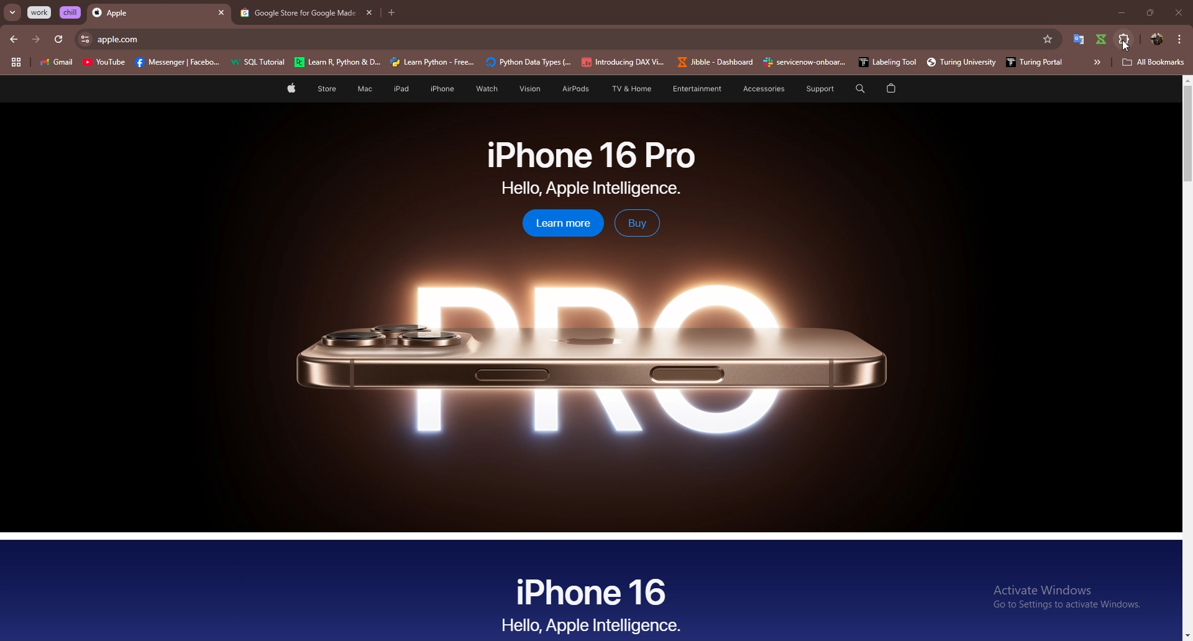 This screenshot has height=641, width=1193. I want to click on add tab, so click(392, 13).